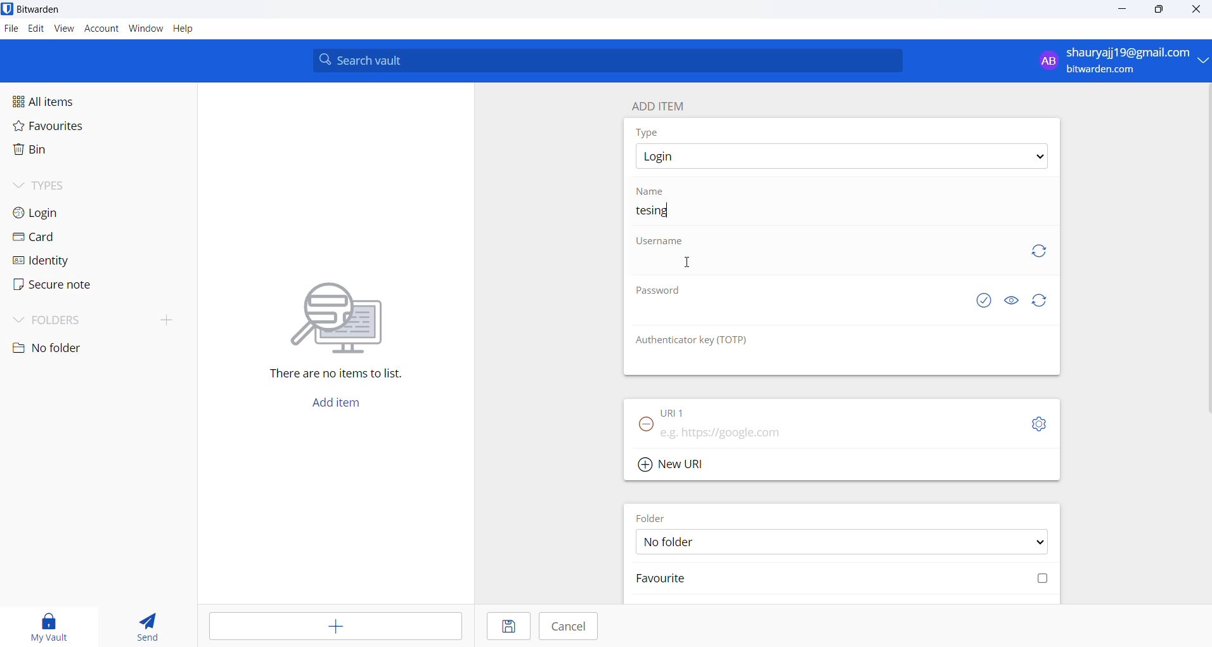  What do you see at coordinates (1157, 11) in the screenshot?
I see `maximize` at bounding box center [1157, 11].